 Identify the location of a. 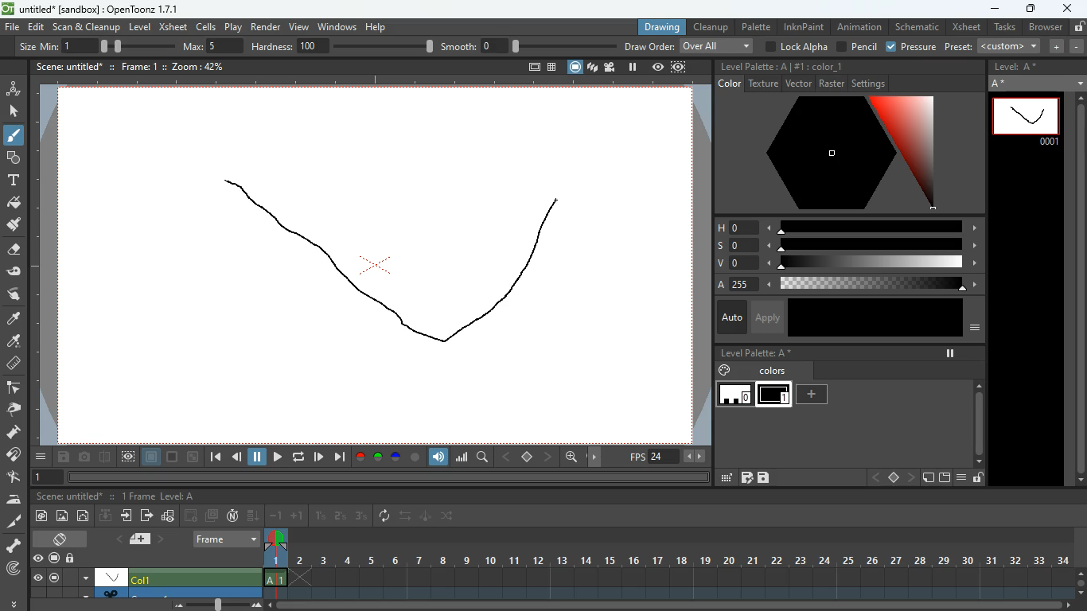
(14, 319).